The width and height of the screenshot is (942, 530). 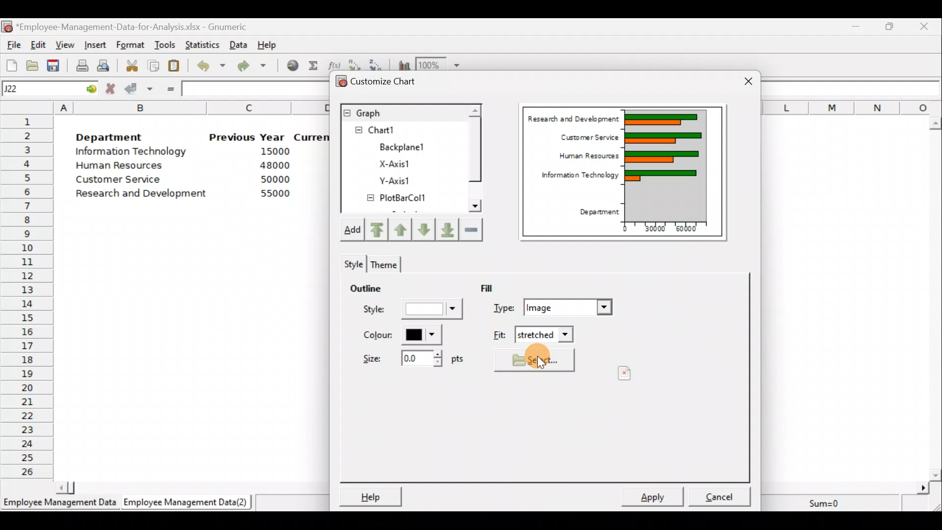 I want to click on File, so click(x=12, y=45).